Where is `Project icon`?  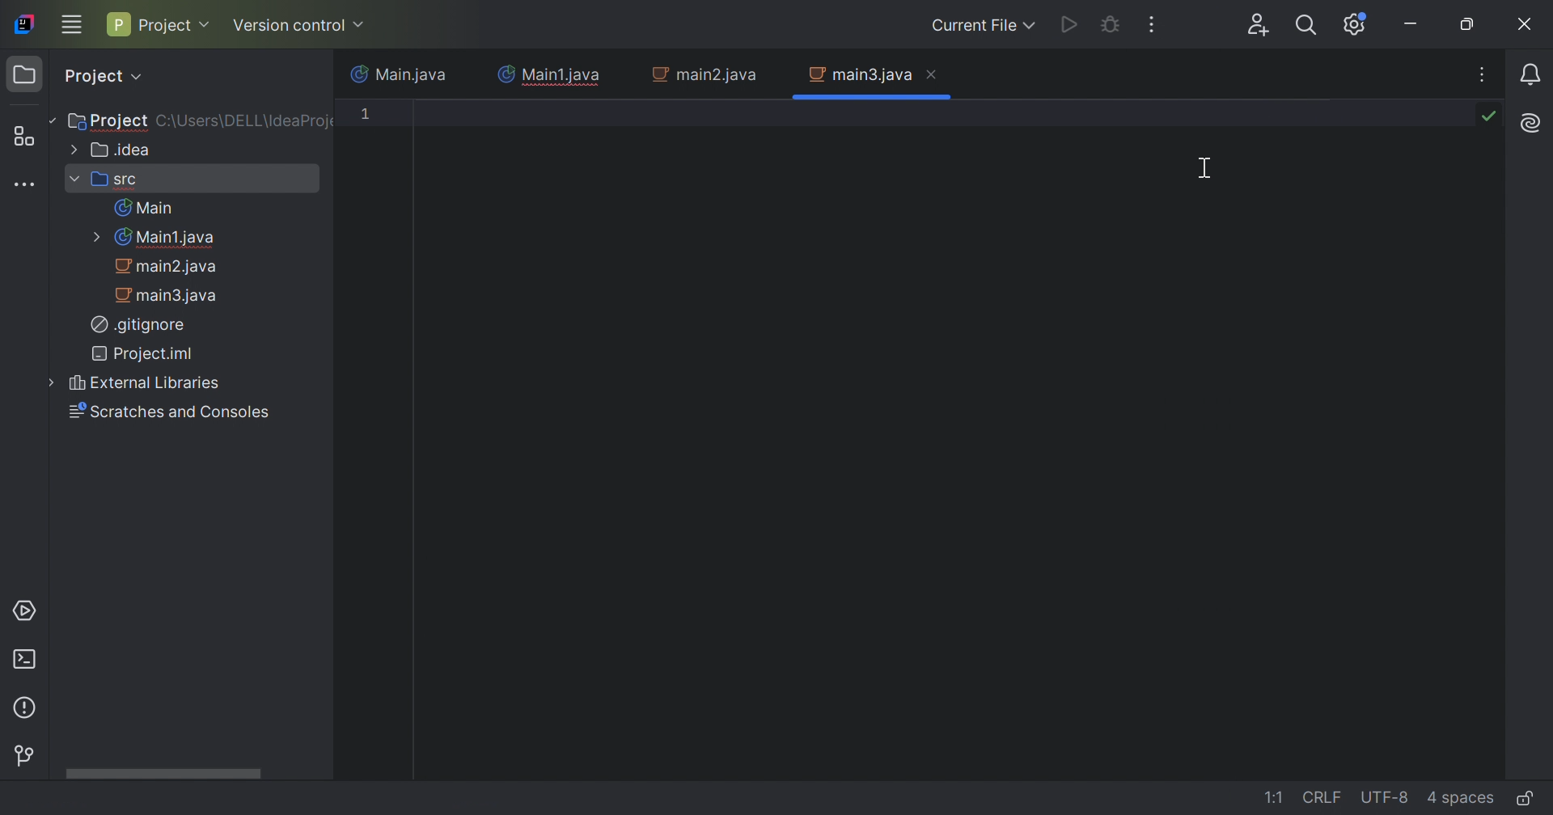
Project icon is located at coordinates (24, 78).